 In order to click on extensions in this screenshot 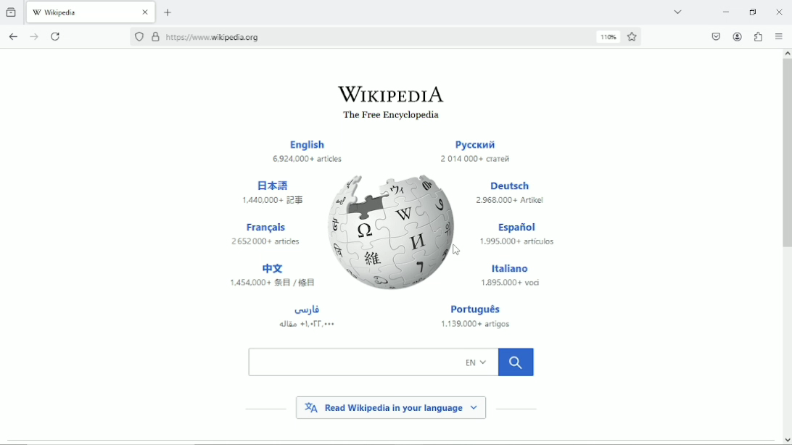, I will do `click(759, 36)`.